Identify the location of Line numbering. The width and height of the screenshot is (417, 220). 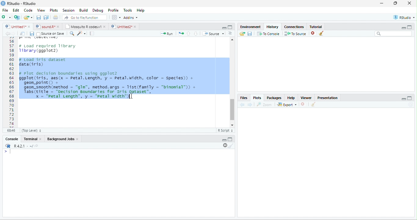
(11, 82).